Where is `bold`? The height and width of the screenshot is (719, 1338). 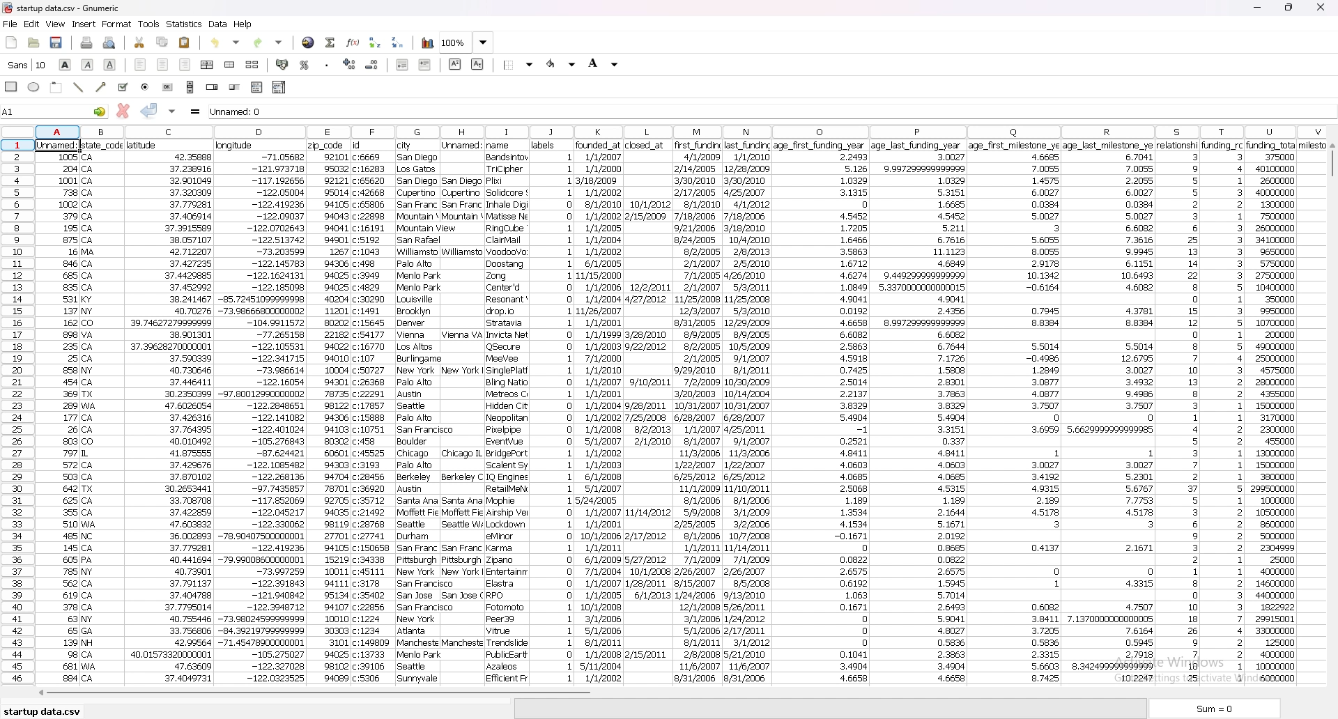
bold is located at coordinates (66, 65).